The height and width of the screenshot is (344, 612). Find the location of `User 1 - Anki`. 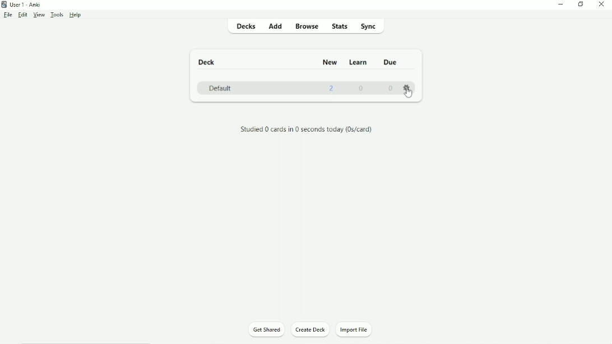

User 1 - Anki is located at coordinates (24, 4).